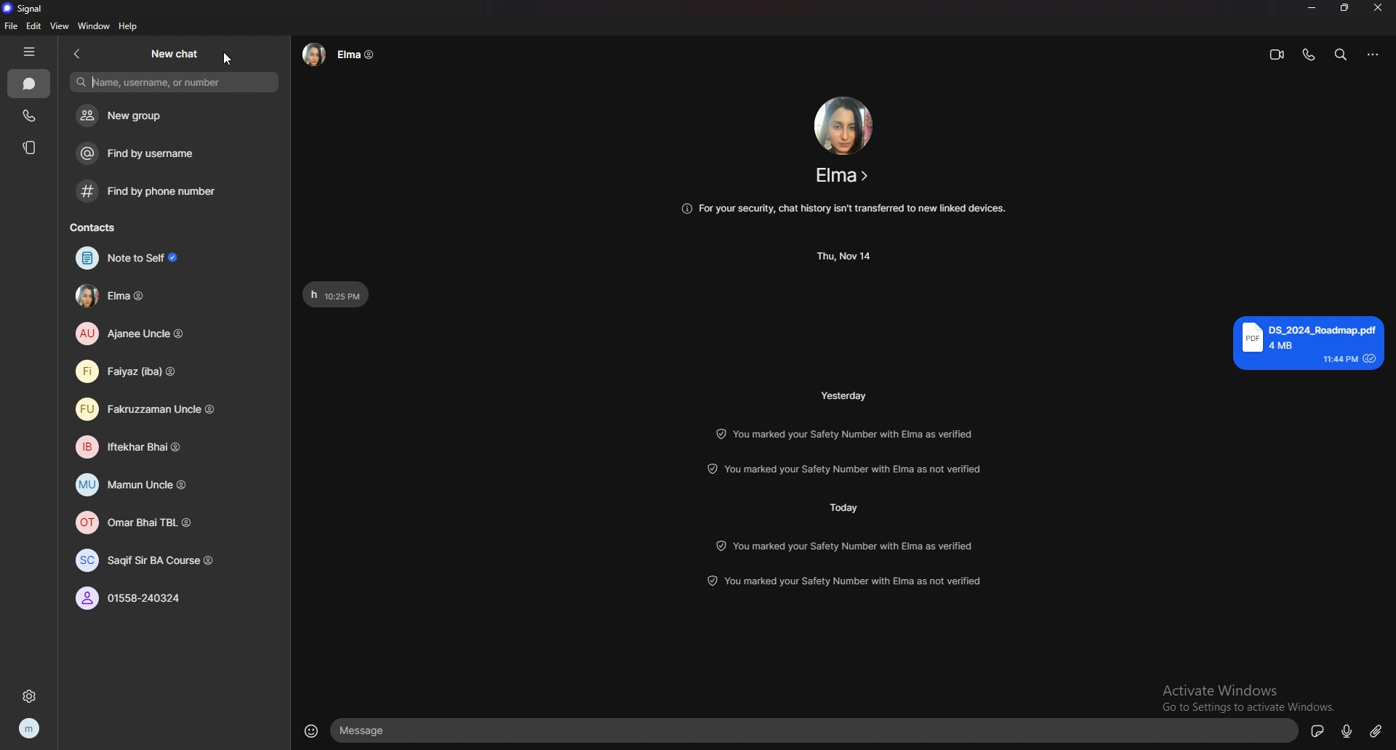  Describe the element at coordinates (1373, 55) in the screenshot. I see `options` at that location.